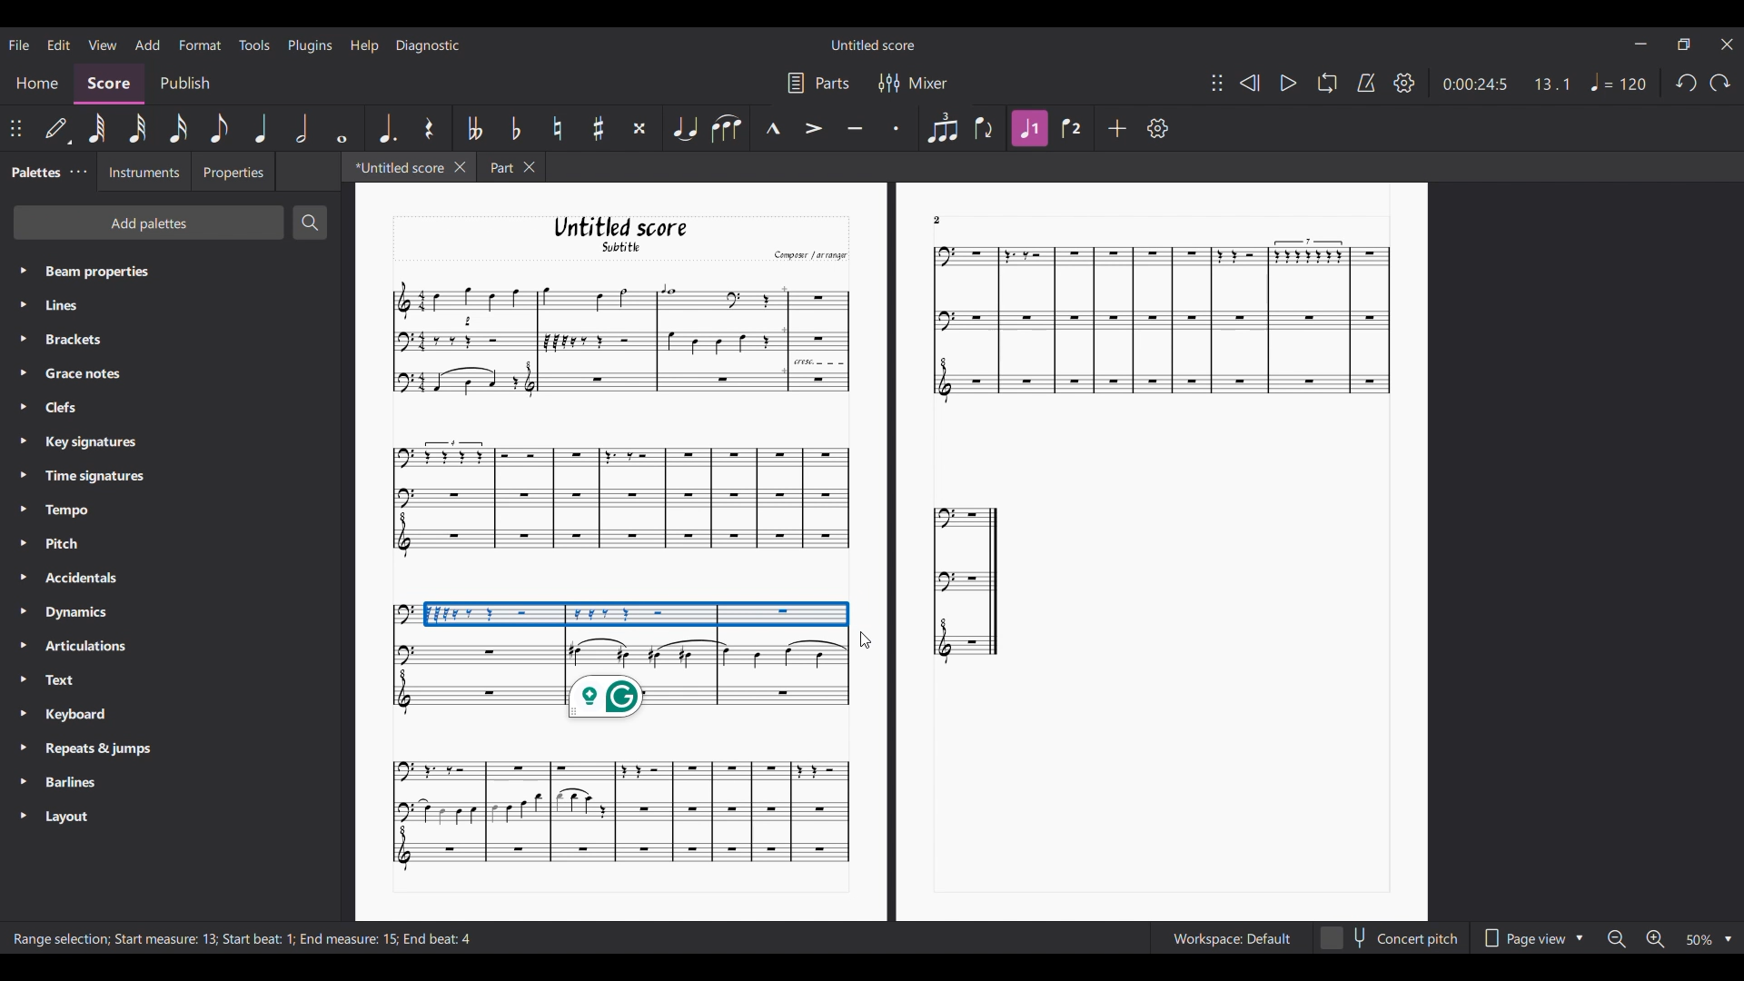 The height and width of the screenshot is (981, 1744). I want to click on 64th note, so click(97, 128).